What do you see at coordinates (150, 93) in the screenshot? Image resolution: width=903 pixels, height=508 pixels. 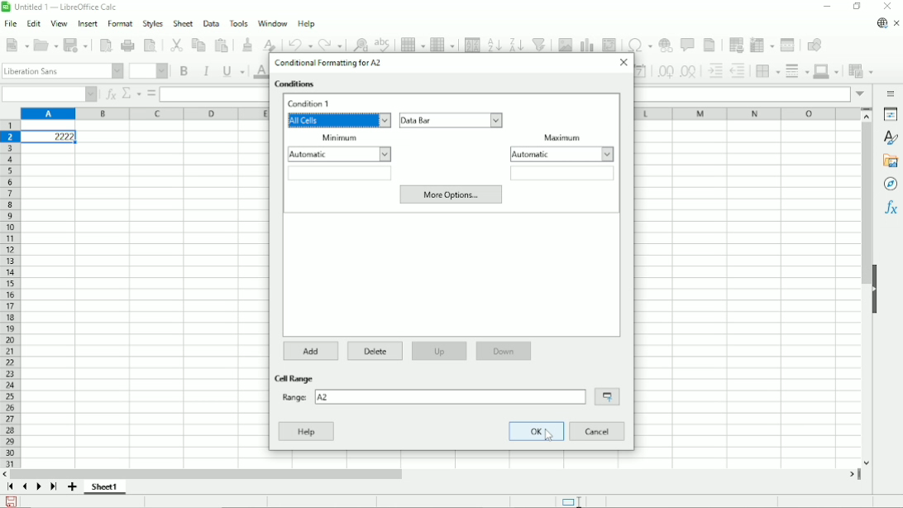 I see `Formula` at bounding box center [150, 93].